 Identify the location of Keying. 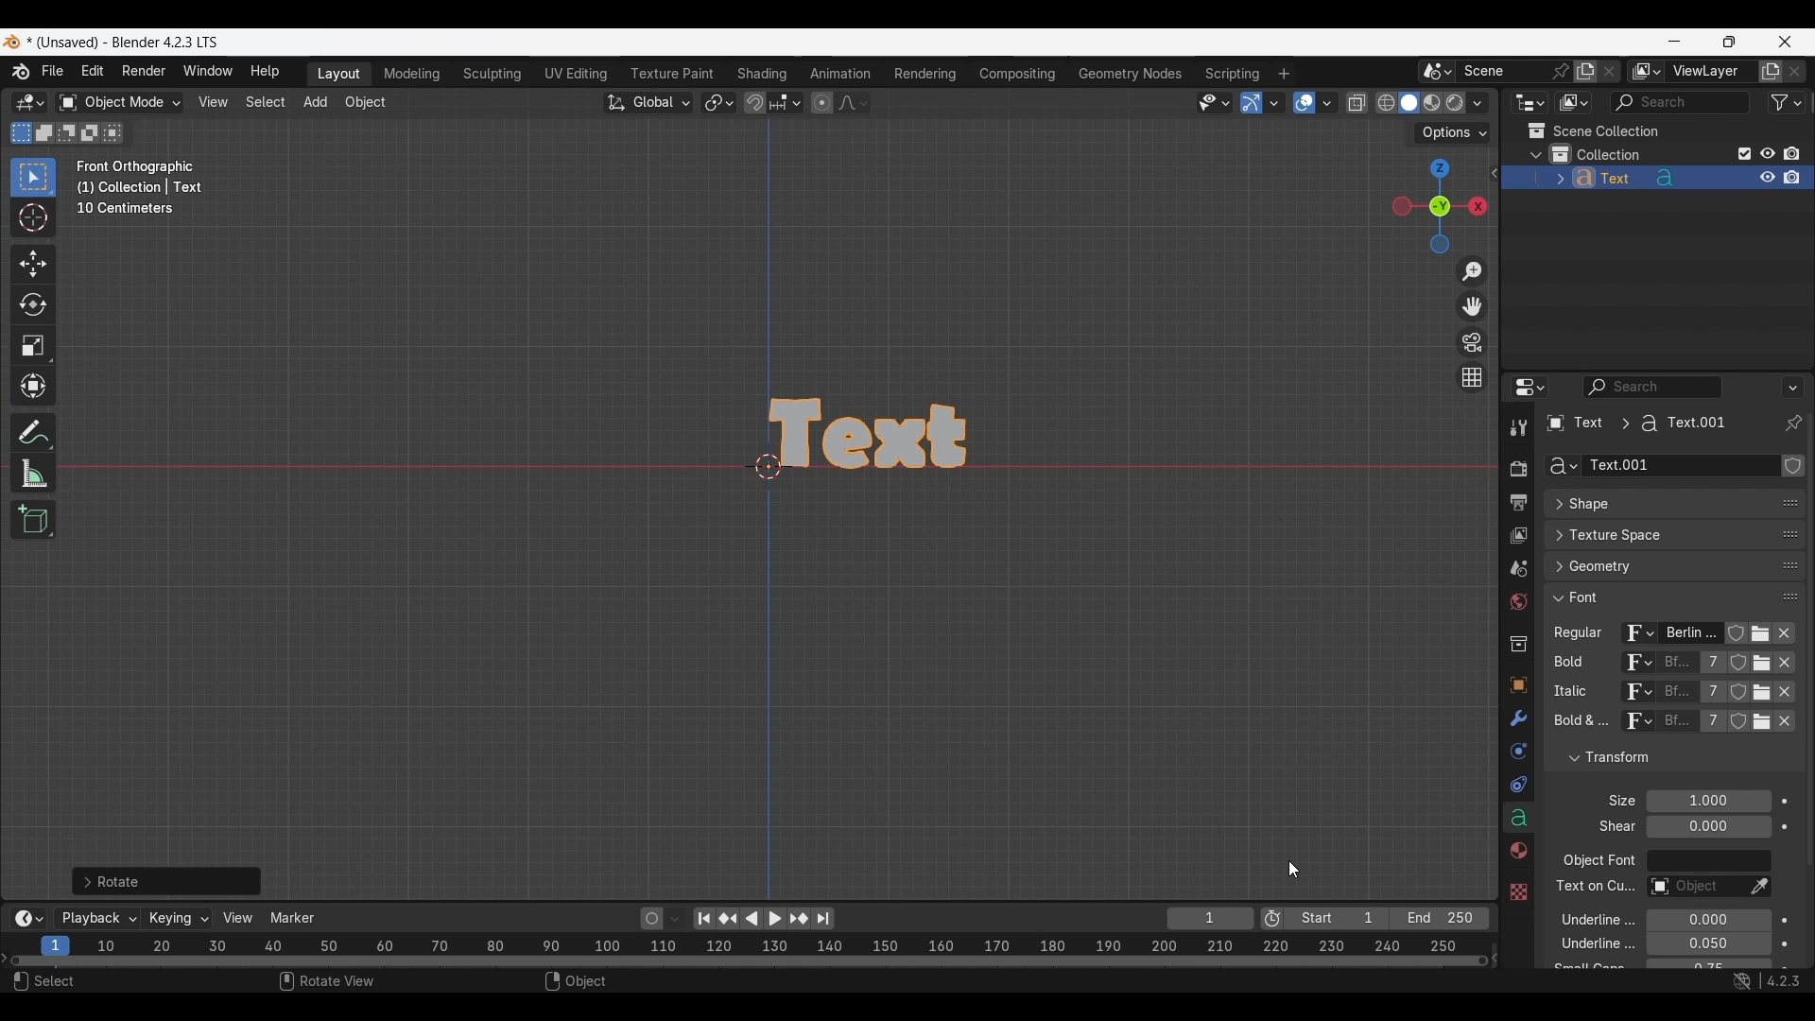
(177, 917).